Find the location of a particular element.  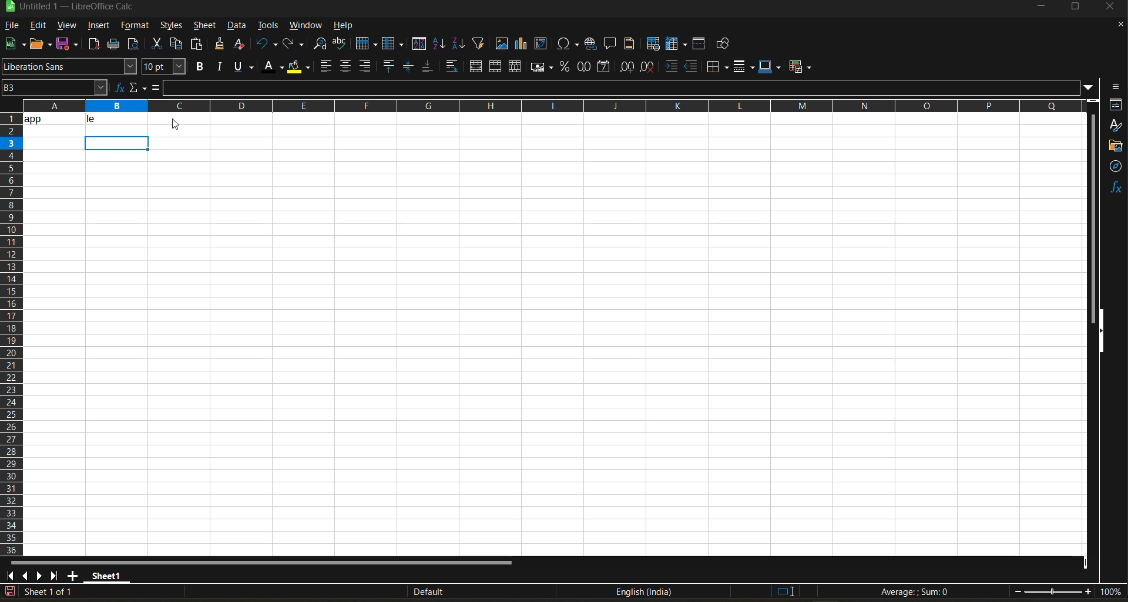

format as date is located at coordinates (606, 67).